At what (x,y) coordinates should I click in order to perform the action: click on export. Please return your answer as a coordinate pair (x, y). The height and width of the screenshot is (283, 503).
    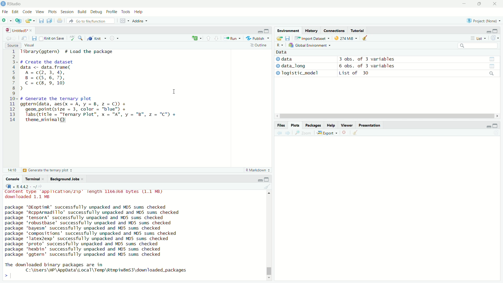
    Looking at the image, I should click on (279, 39).